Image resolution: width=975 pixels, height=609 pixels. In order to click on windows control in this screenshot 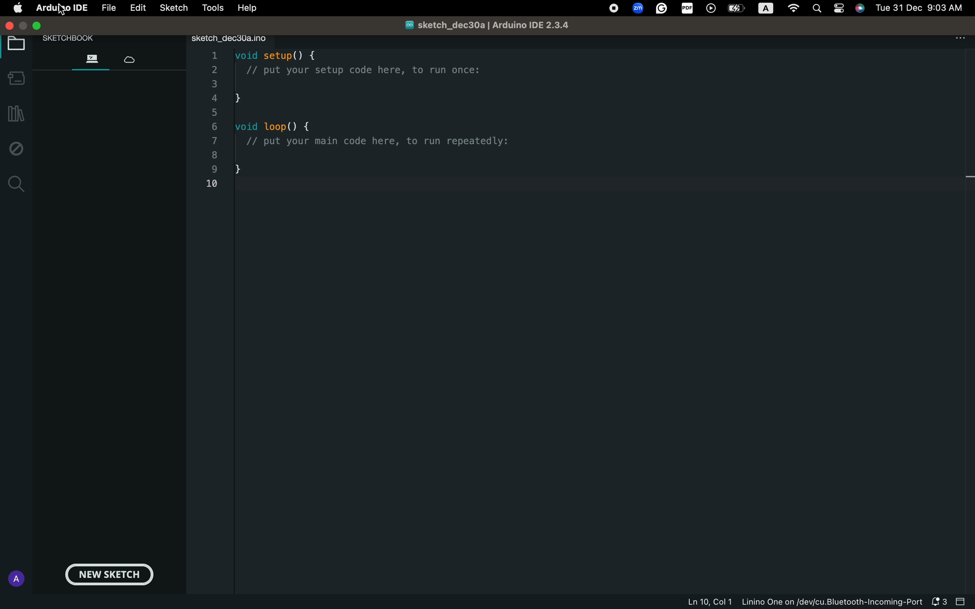, I will do `click(39, 26)`.